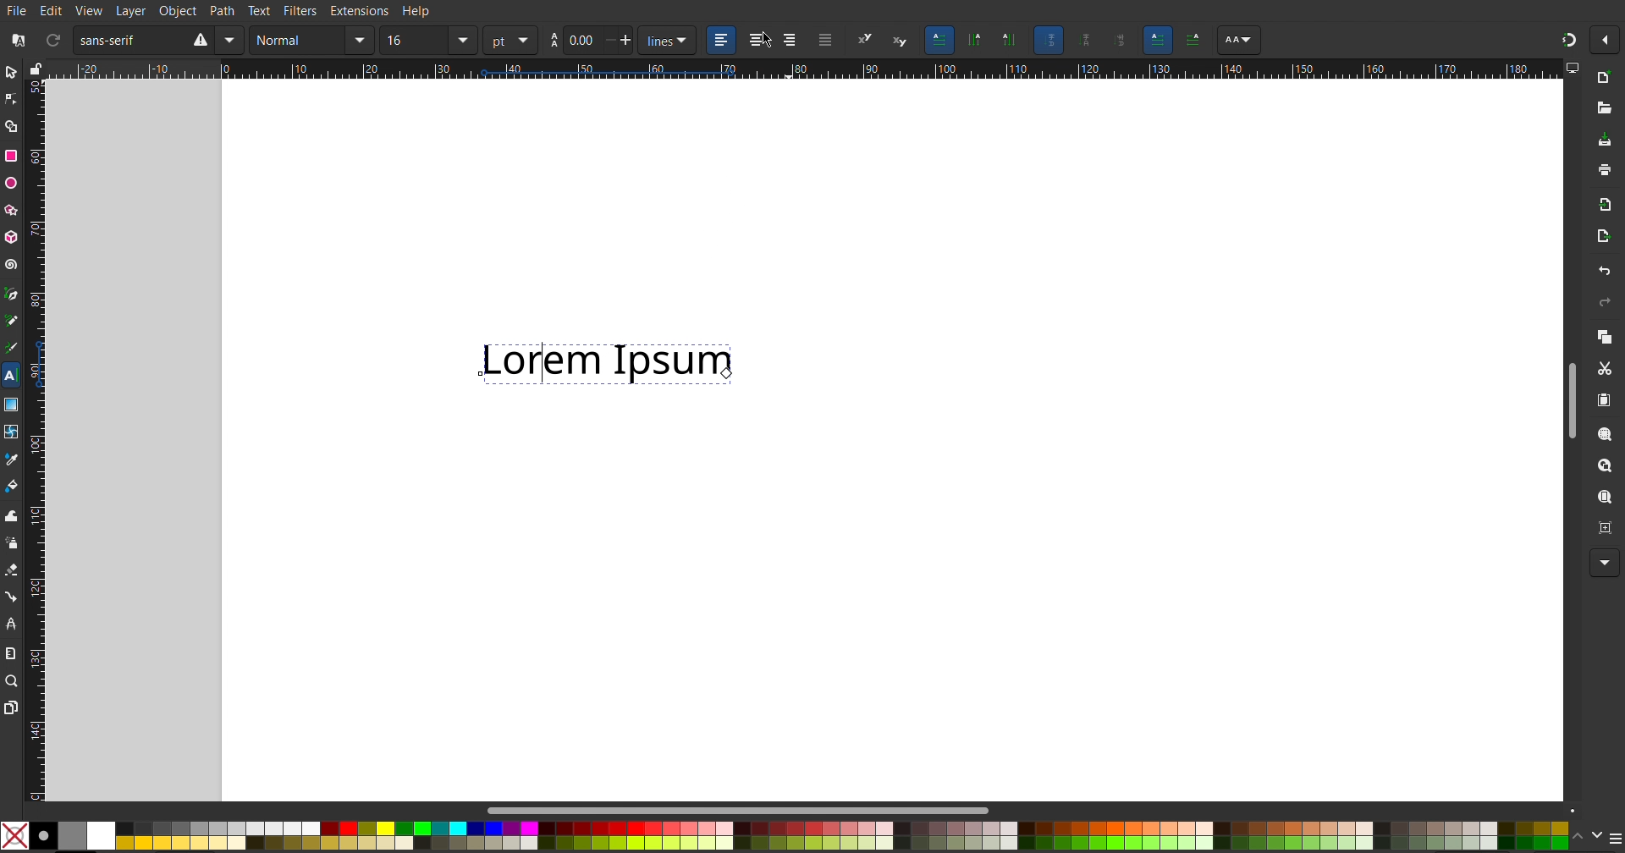  What do you see at coordinates (1605, 562) in the screenshot?
I see `More` at bounding box center [1605, 562].